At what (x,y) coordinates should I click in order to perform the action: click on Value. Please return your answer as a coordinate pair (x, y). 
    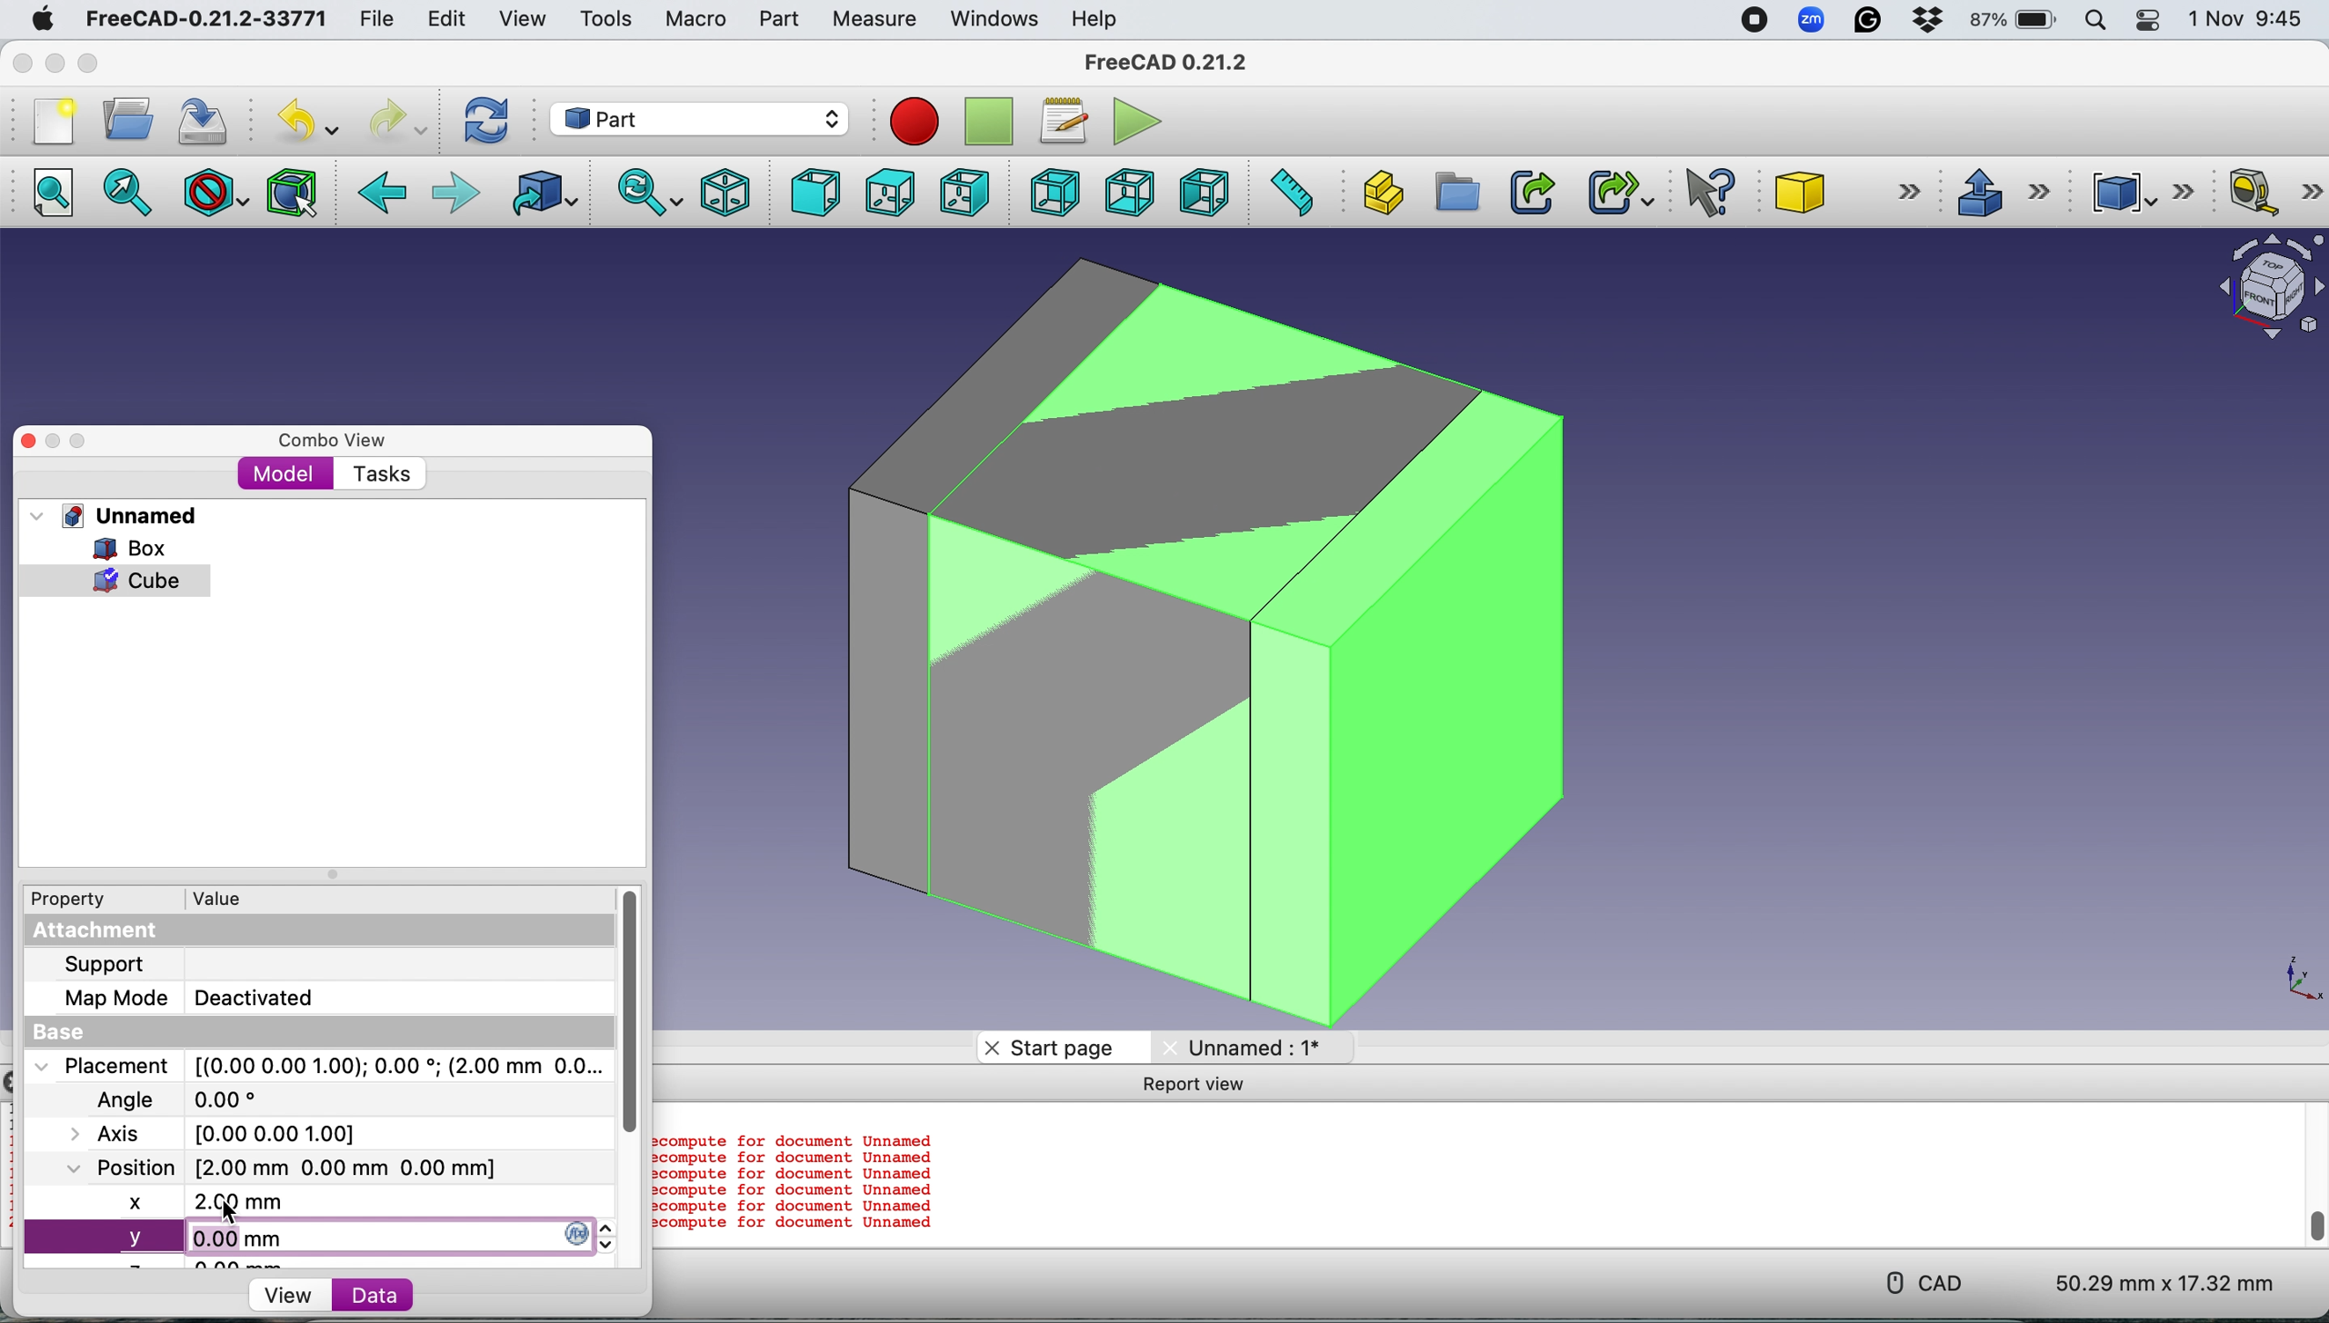
    Looking at the image, I should click on (224, 897).